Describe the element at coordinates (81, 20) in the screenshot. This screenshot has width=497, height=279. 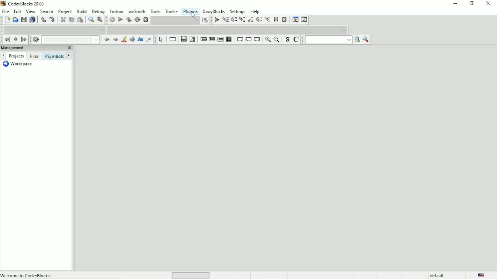
I see `Paste` at that location.